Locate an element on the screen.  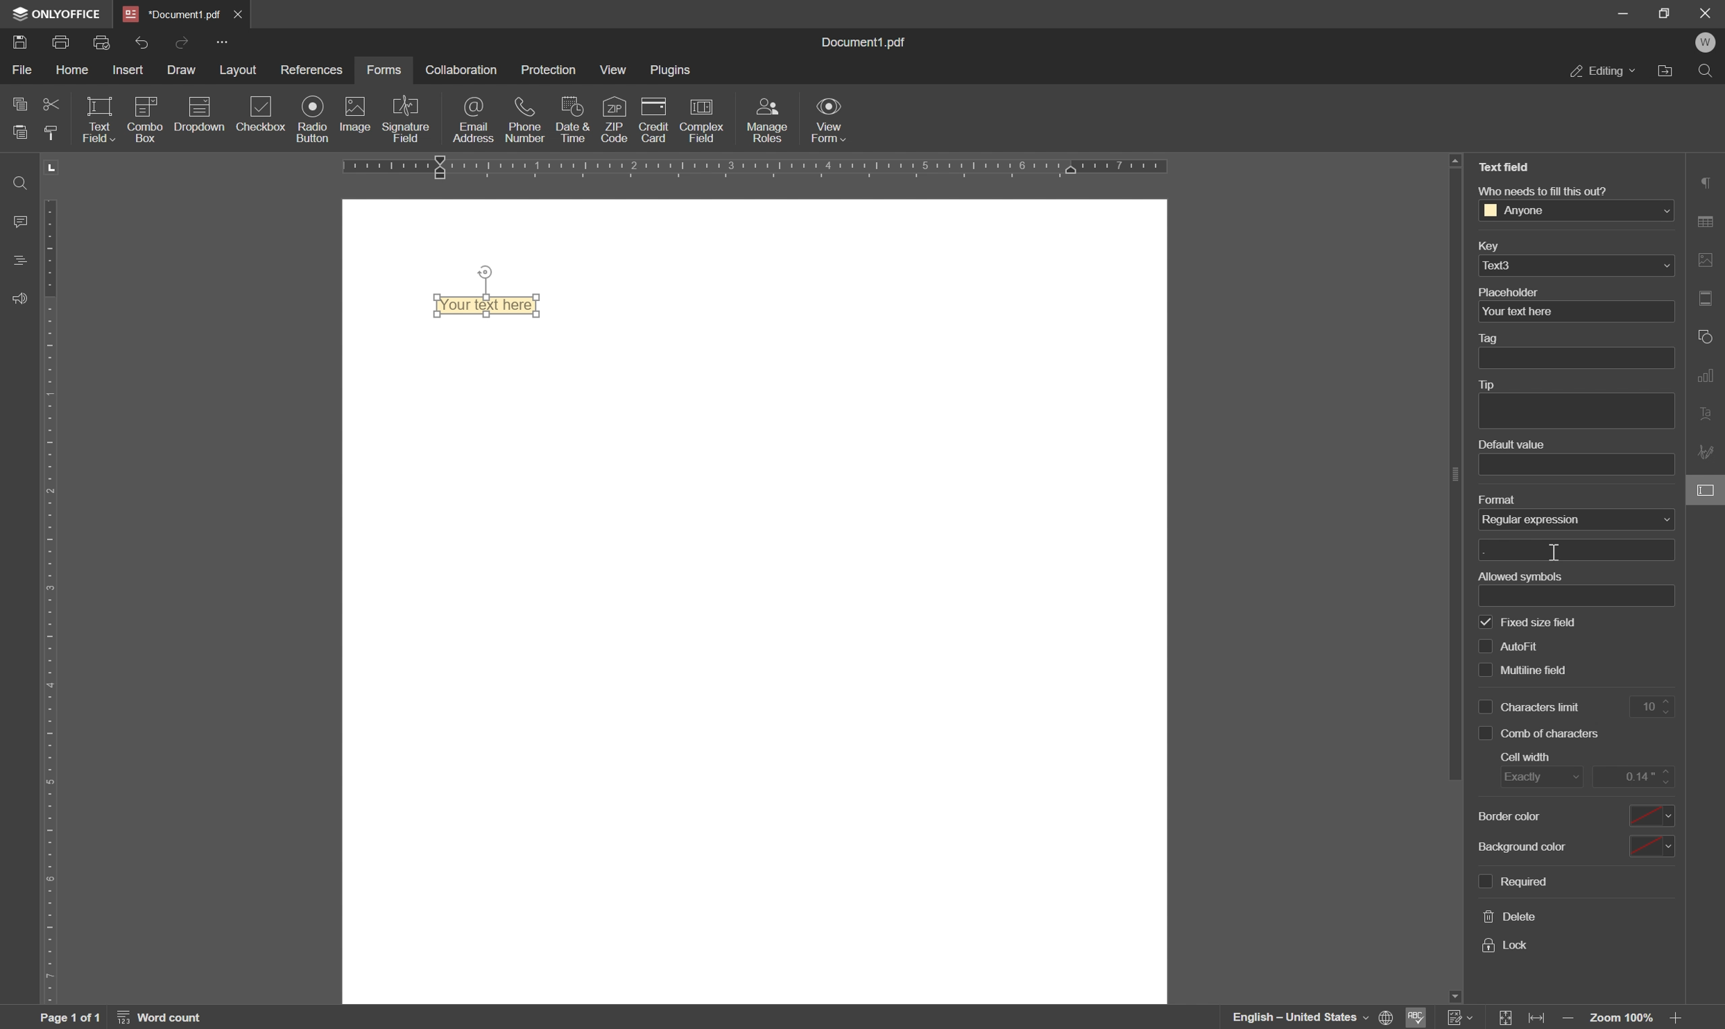
background color is located at coordinates (1520, 817).